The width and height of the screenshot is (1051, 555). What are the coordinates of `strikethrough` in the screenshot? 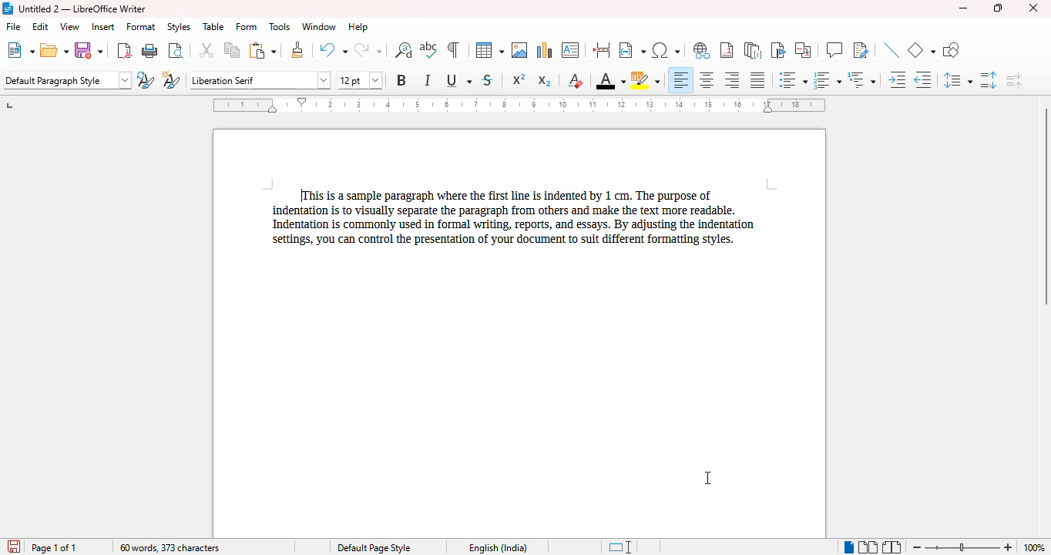 It's located at (488, 80).